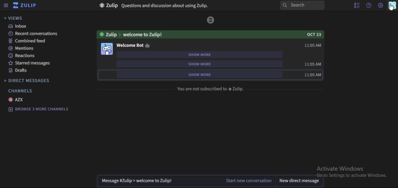 Image resolution: width=398 pixels, height=188 pixels. Describe the element at coordinates (25, 26) in the screenshot. I see `inbox` at that location.